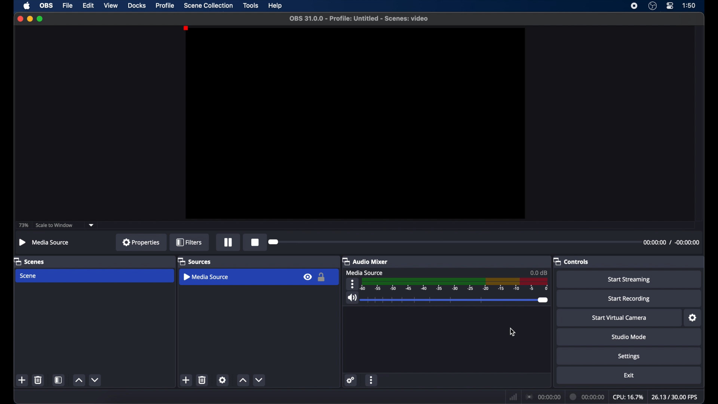  What do you see at coordinates (30, 19) in the screenshot?
I see `minimize` at bounding box center [30, 19].